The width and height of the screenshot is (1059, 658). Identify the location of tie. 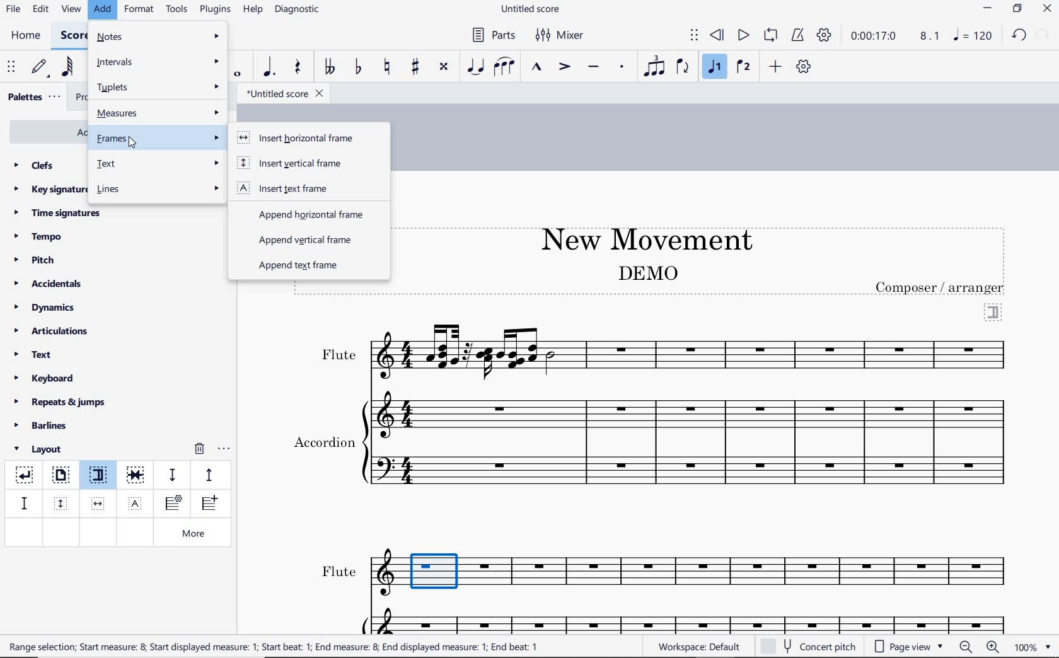
(477, 67).